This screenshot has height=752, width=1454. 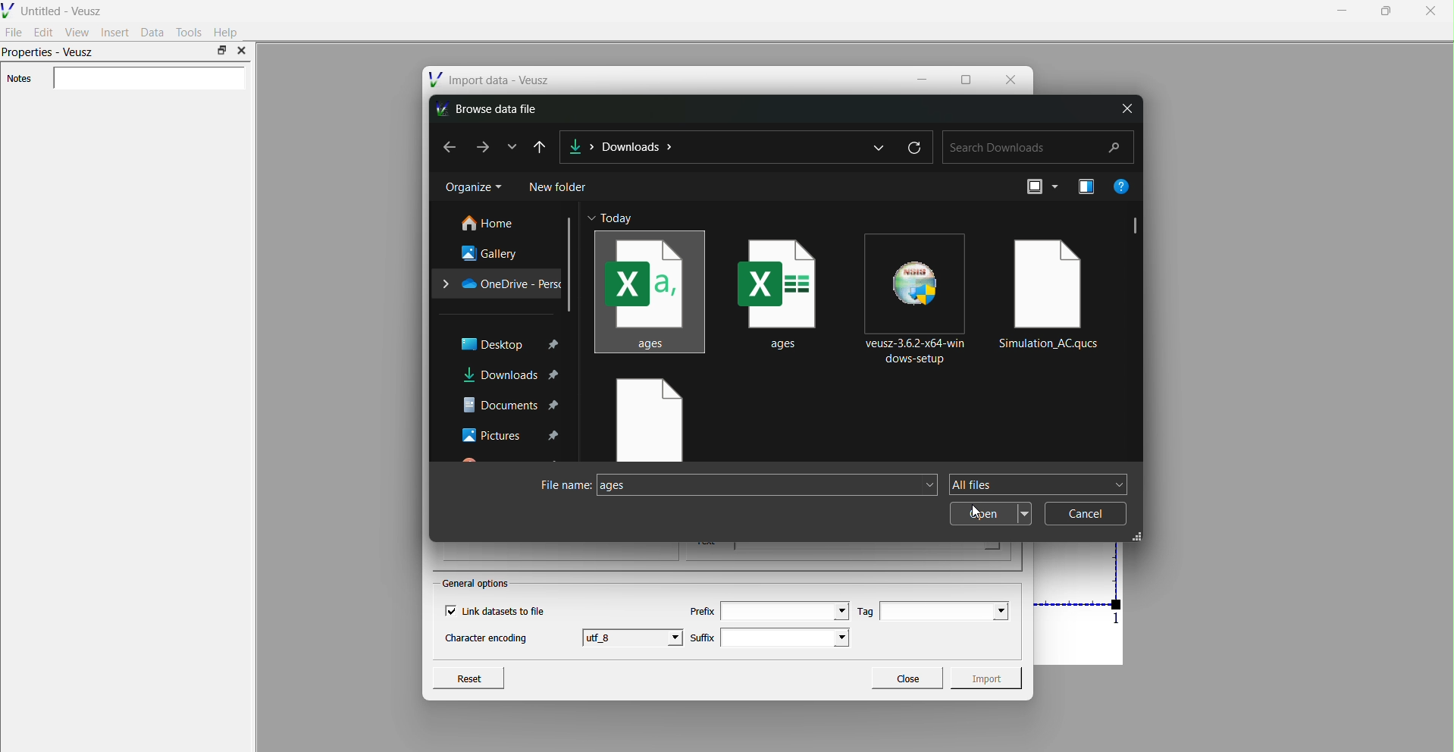 What do you see at coordinates (14, 31) in the screenshot?
I see `File` at bounding box center [14, 31].